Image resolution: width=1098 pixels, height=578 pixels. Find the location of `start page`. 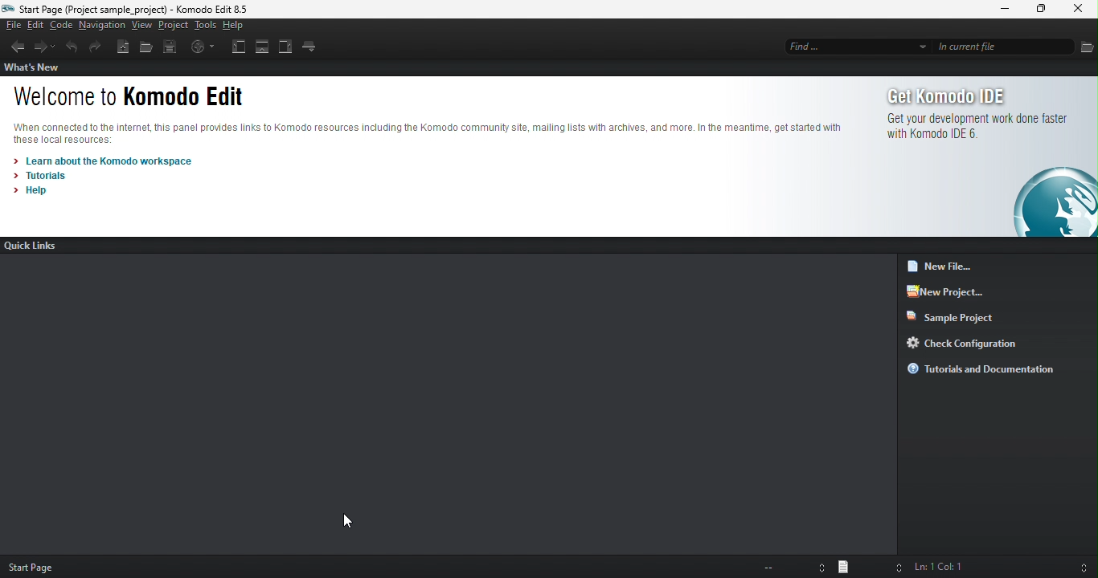

start page is located at coordinates (39, 568).